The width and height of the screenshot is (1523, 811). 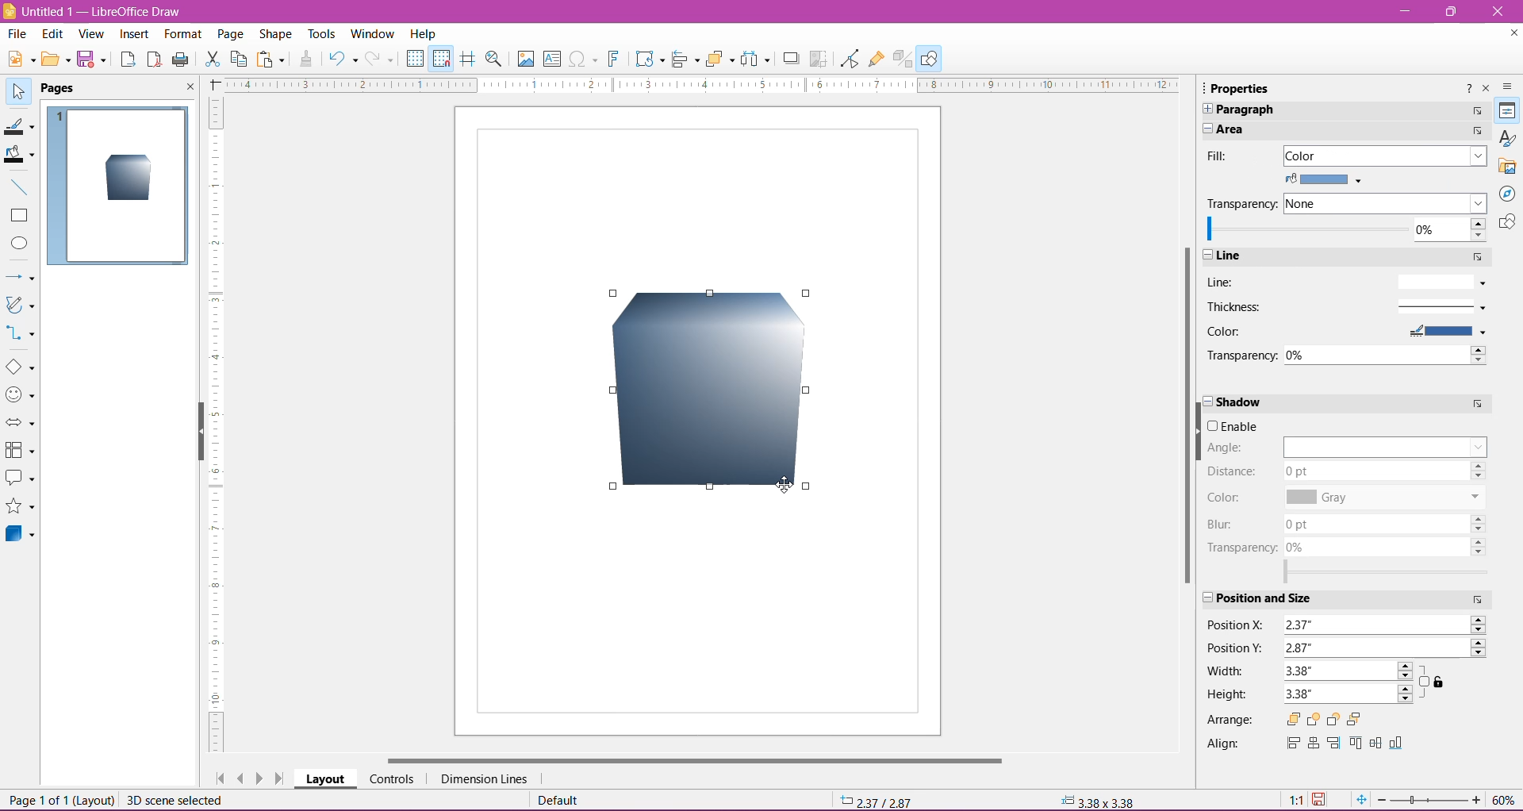 What do you see at coordinates (19, 216) in the screenshot?
I see `Rectangle` at bounding box center [19, 216].